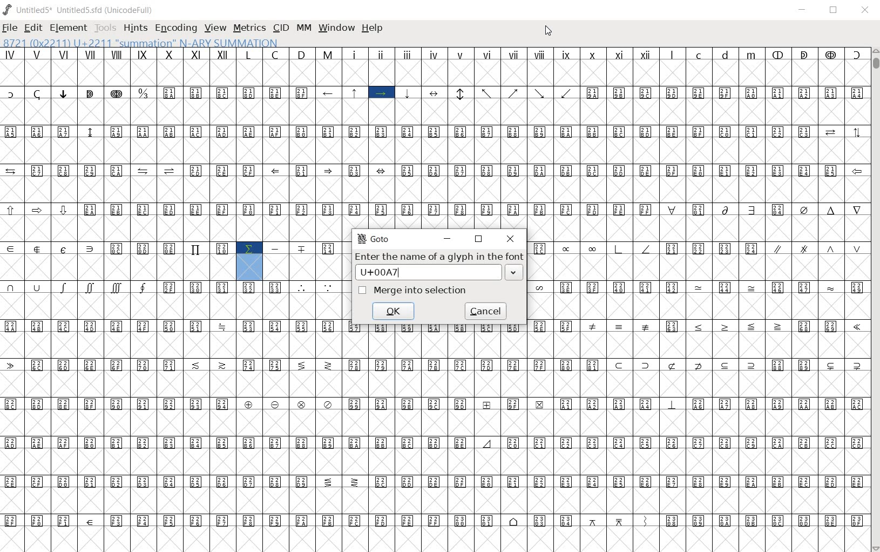  I want to click on special symbols, so click(434, 365).